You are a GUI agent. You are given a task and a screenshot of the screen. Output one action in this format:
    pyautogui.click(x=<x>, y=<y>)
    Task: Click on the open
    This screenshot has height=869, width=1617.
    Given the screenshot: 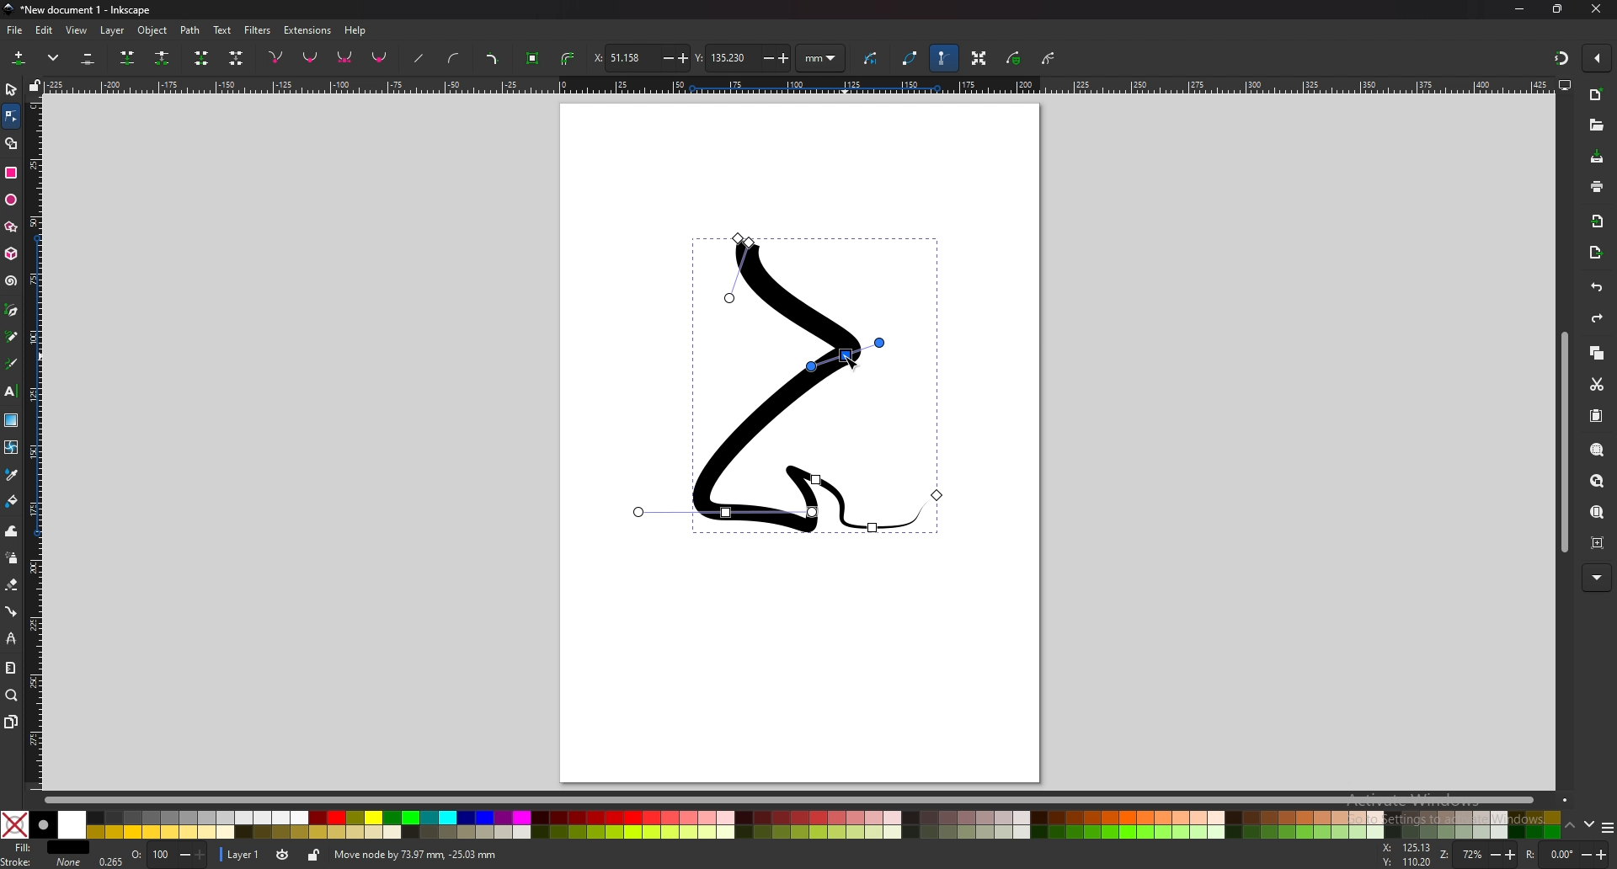 What is the action you would take?
    pyautogui.click(x=1596, y=127)
    